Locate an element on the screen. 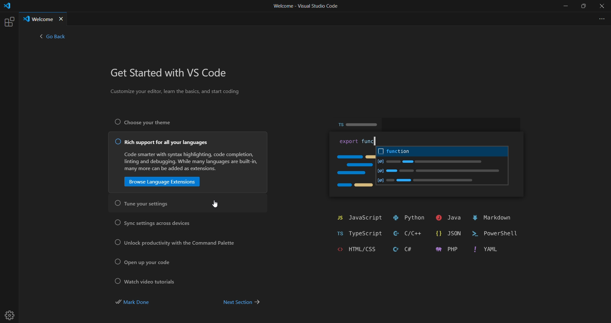  next section is located at coordinates (241, 303).